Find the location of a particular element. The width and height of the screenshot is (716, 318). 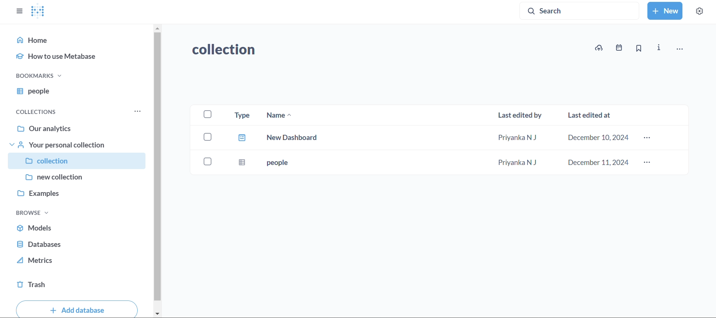

events is located at coordinates (618, 48).